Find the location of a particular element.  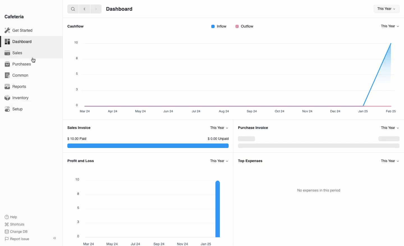

Inventory is located at coordinates (18, 97).